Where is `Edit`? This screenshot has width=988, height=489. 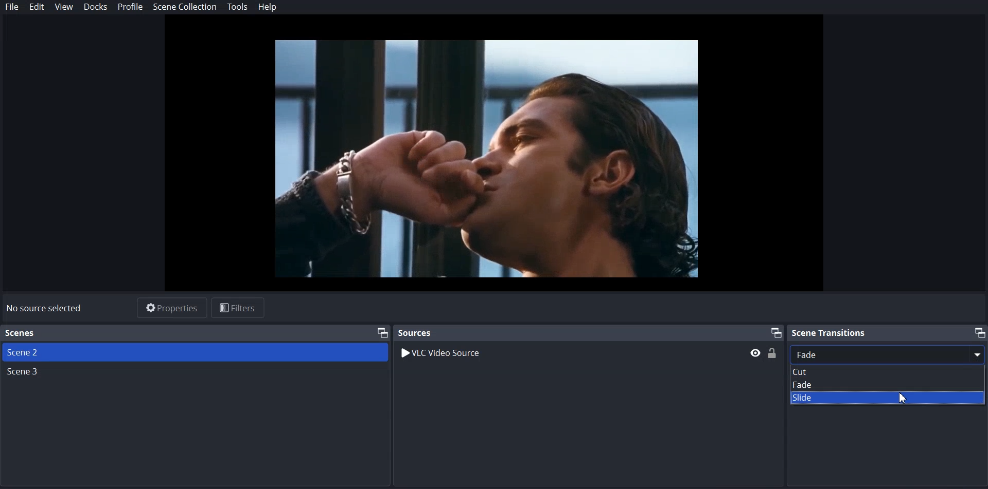
Edit is located at coordinates (37, 7).